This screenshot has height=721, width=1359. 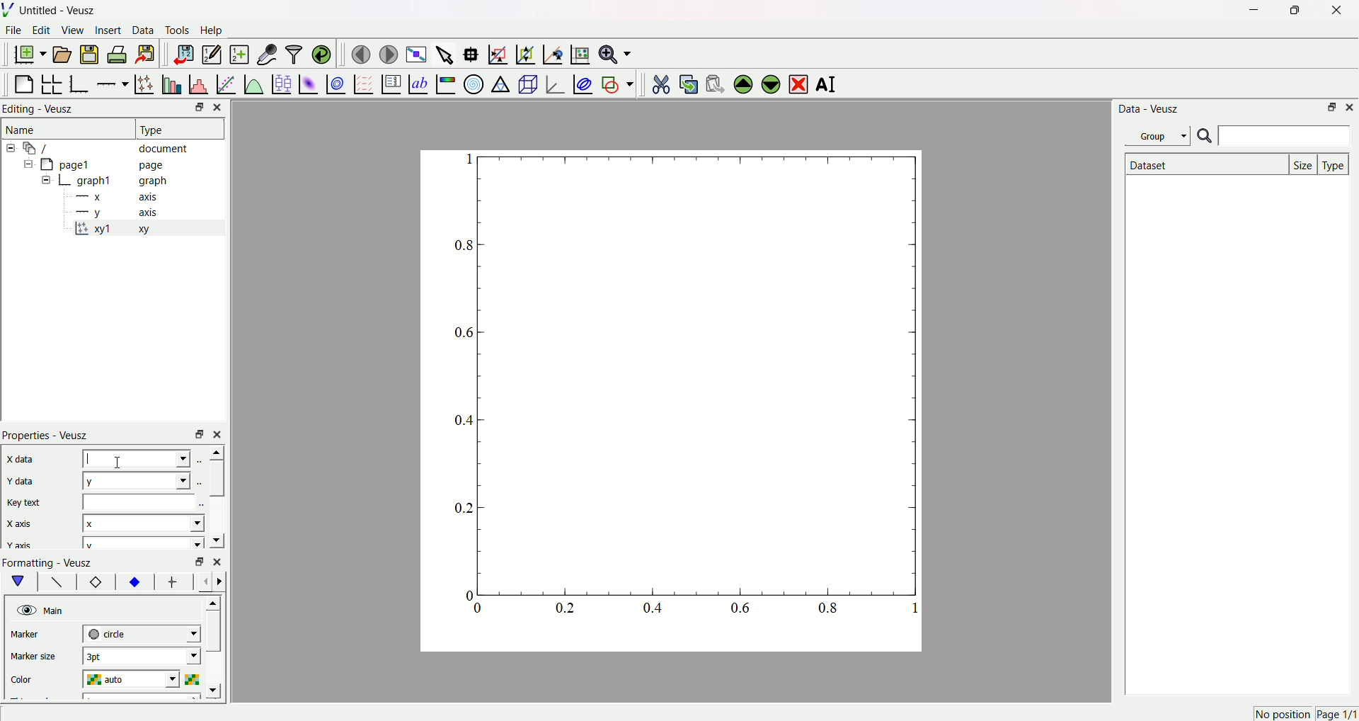 I want to click on Tools, so click(x=178, y=31).